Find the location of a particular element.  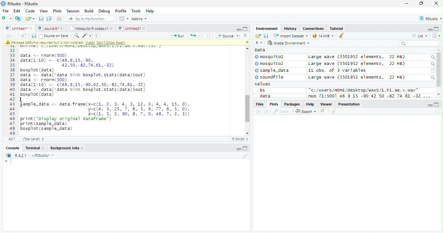

Large wave (5501952 elements, 22 MB) is located at coordinates (356, 77).